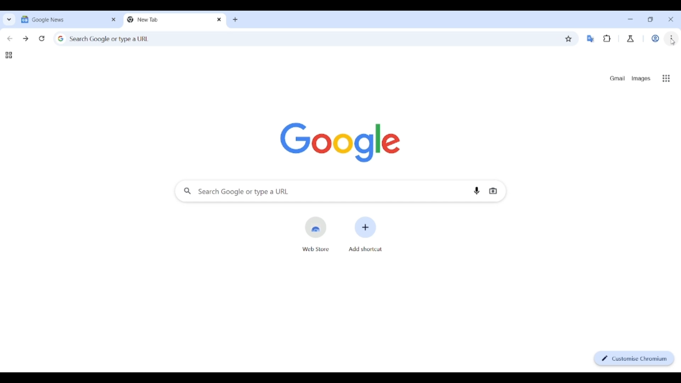  What do you see at coordinates (63, 19) in the screenshot?
I see `Tab 1` at bounding box center [63, 19].